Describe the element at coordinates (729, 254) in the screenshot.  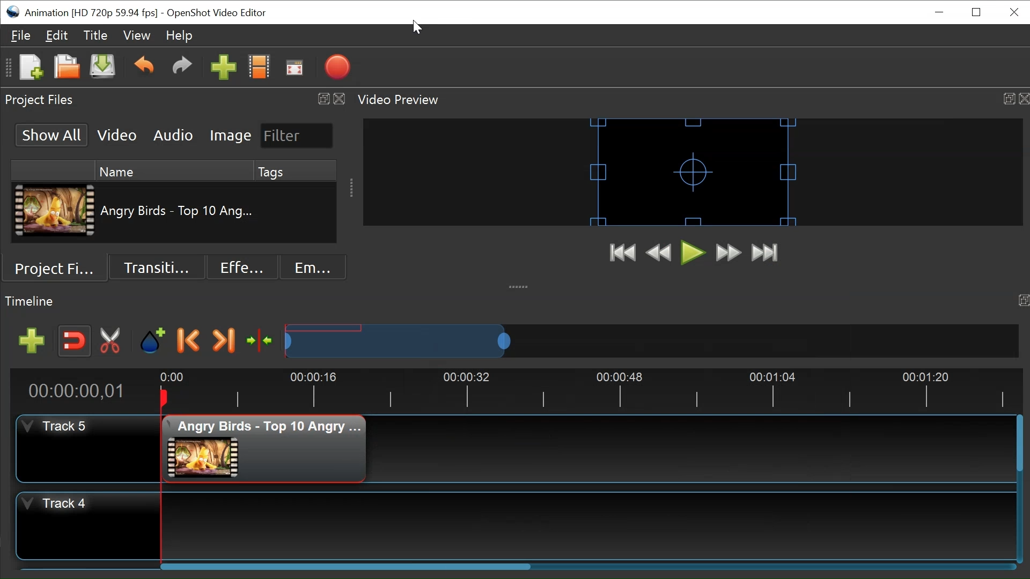
I see `Fast Forward` at that location.